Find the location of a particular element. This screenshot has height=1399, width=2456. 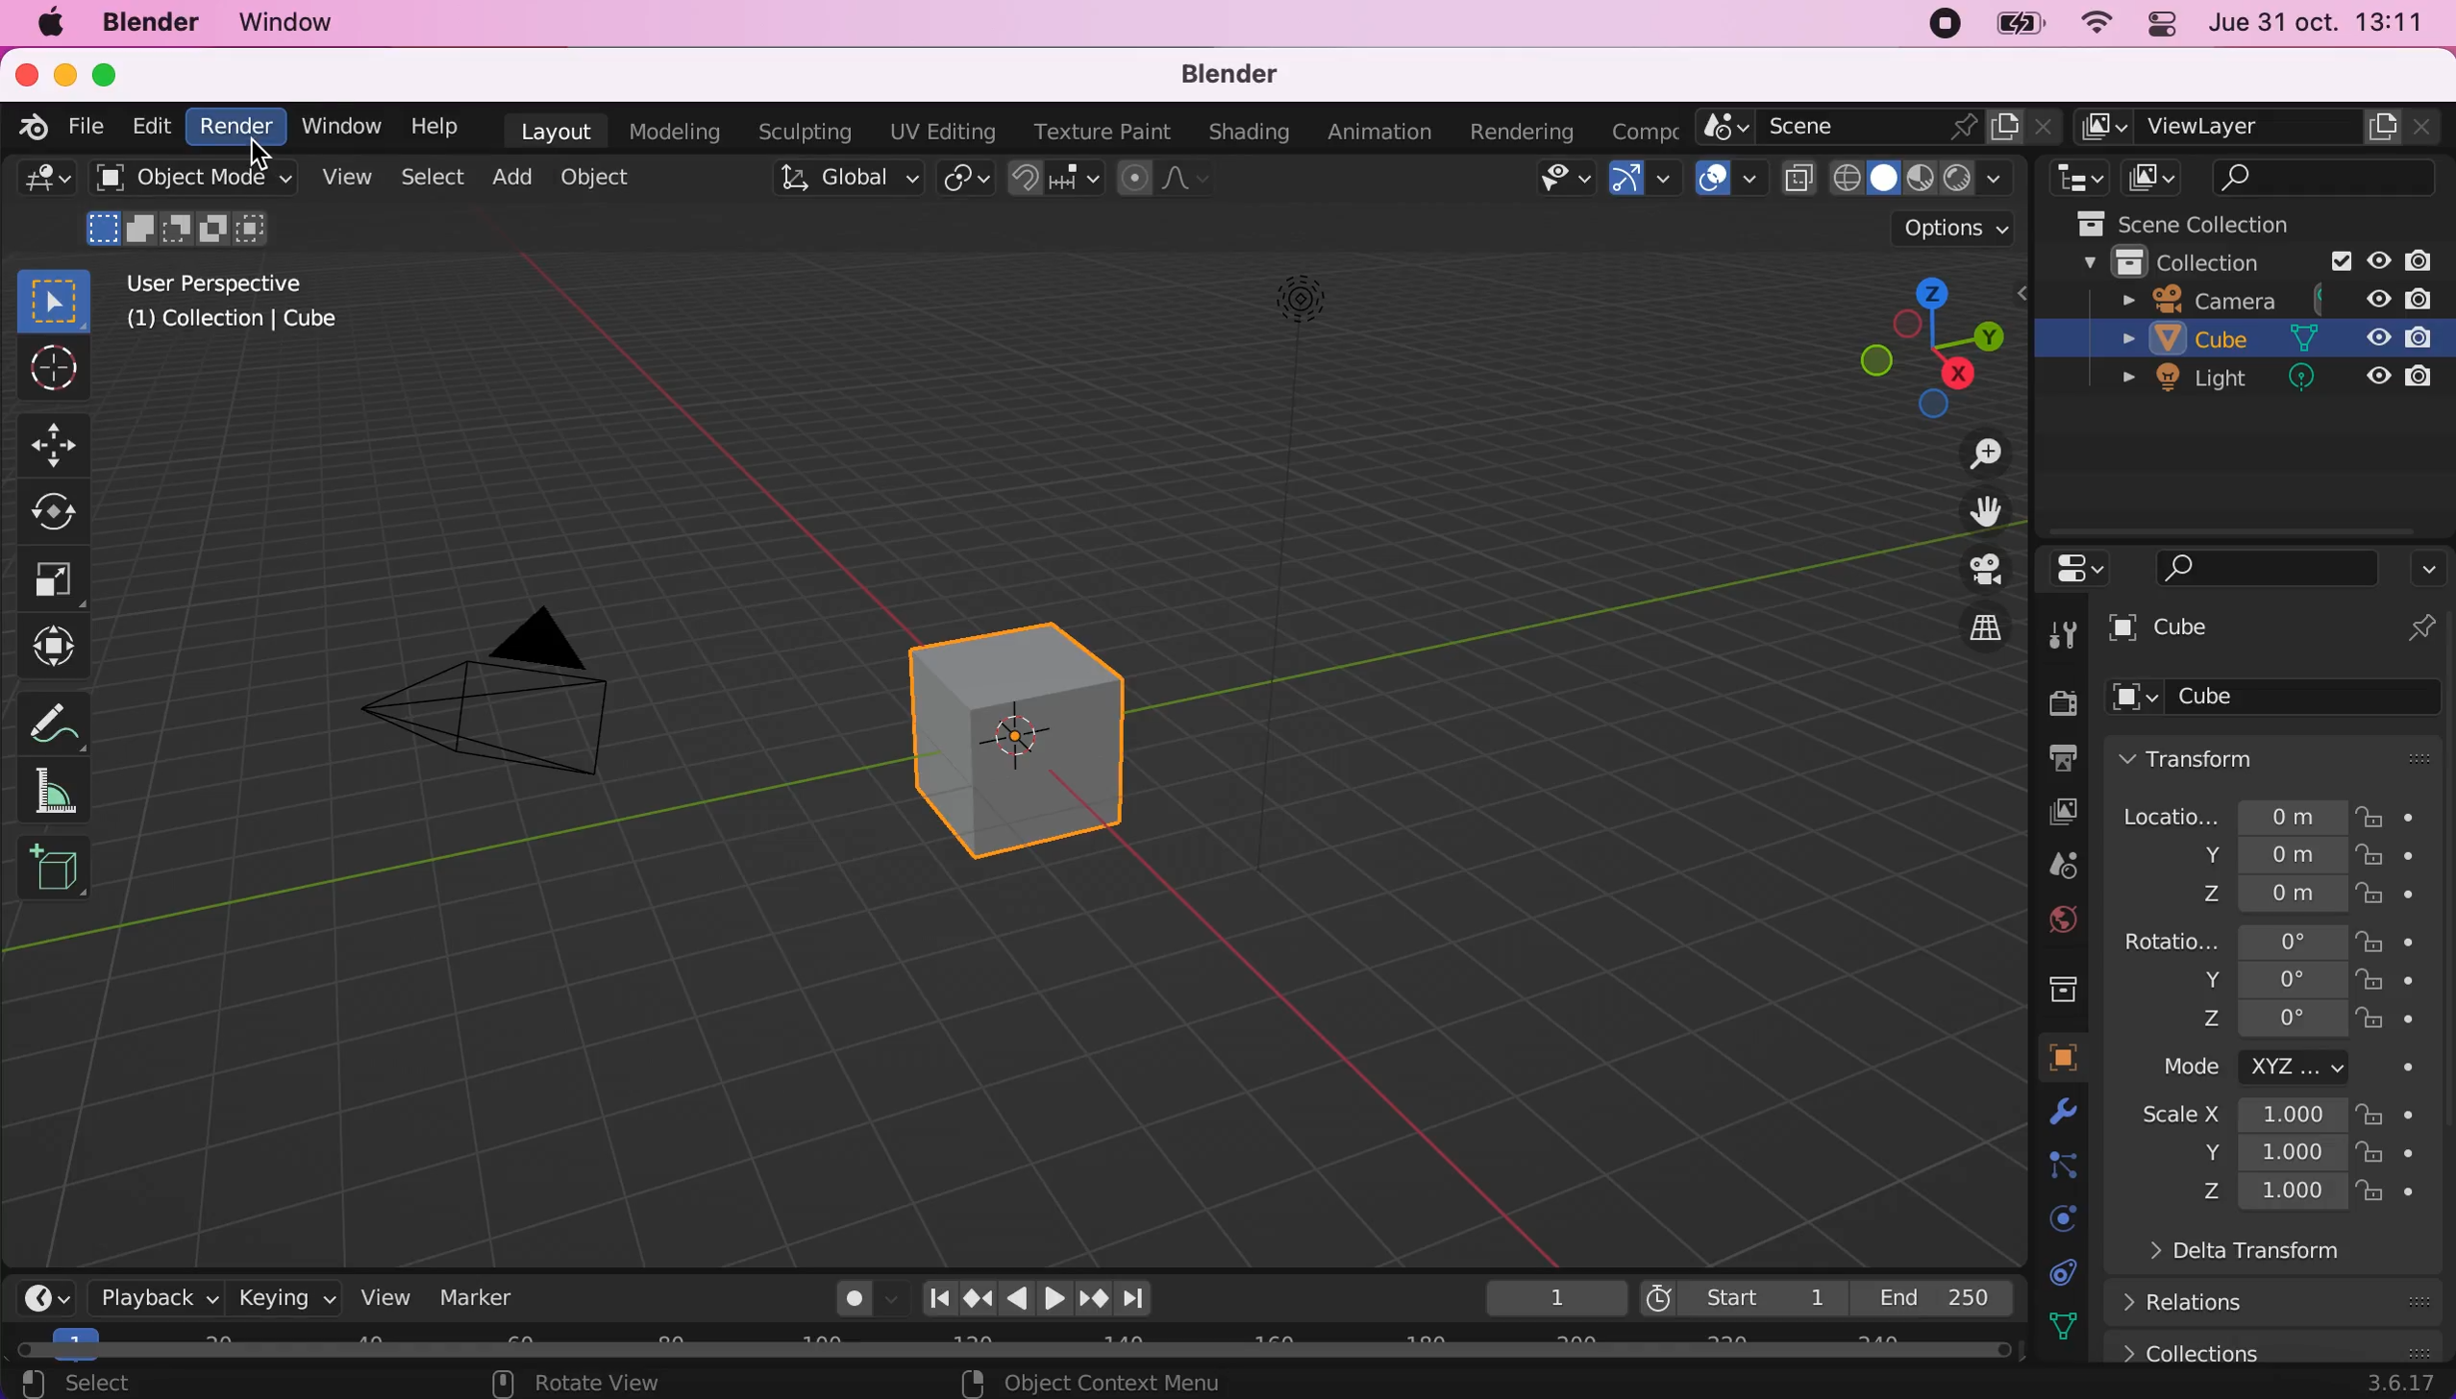

object is located at coordinates (599, 178).